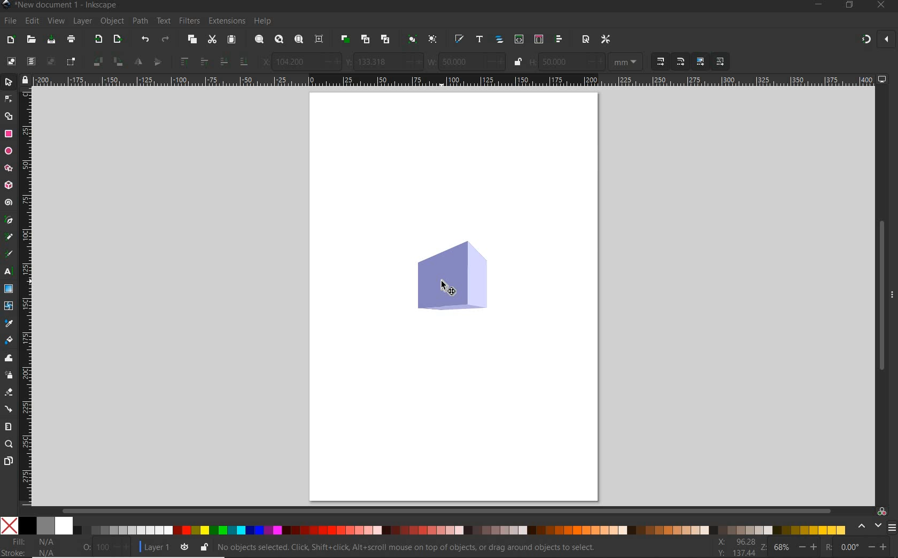  Describe the element at coordinates (212, 39) in the screenshot. I see `cut` at that location.